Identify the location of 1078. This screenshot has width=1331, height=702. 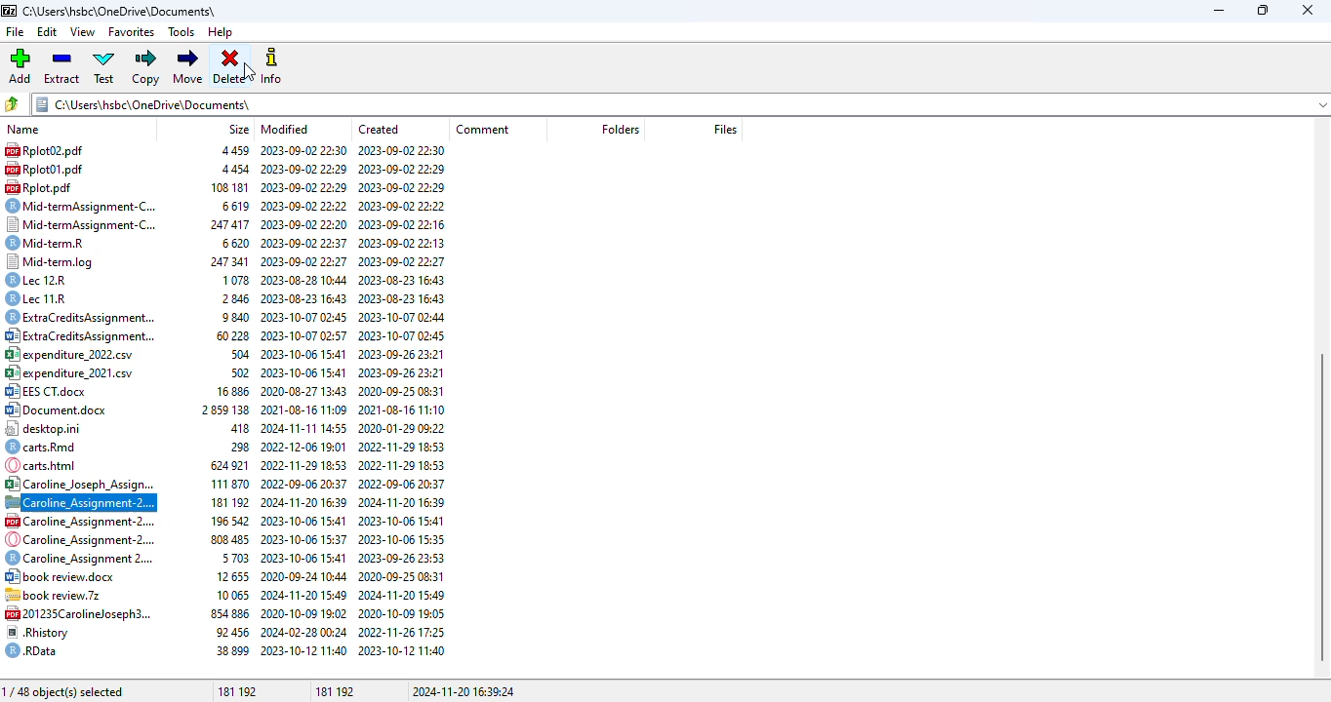
(236, 279).